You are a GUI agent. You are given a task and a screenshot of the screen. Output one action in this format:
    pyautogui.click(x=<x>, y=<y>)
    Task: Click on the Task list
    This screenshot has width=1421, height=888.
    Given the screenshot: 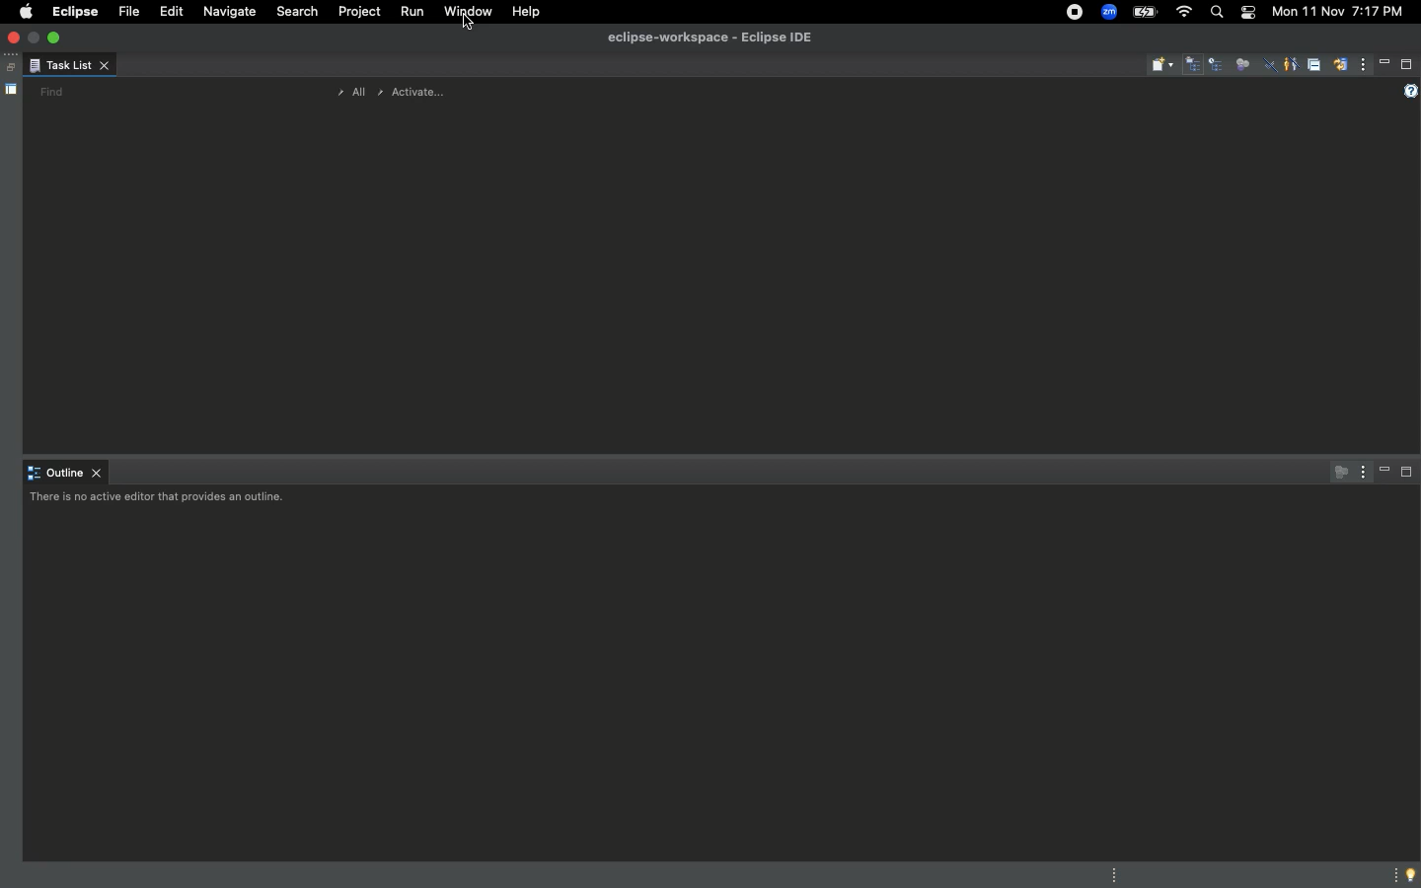 What is the action you would take?
    pyautogui.click(x=69, y=67)
    